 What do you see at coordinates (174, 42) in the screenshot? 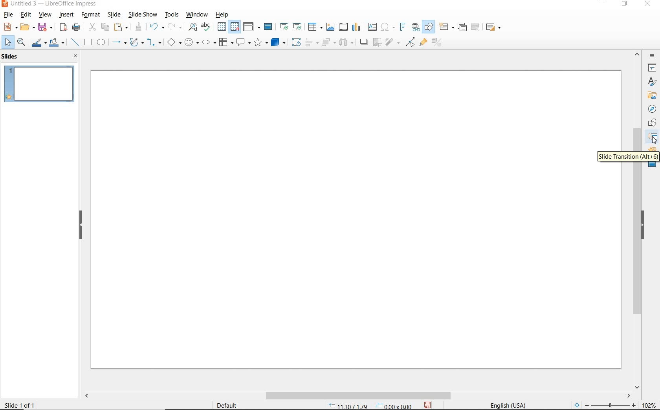
I see `BASIC SHAPES` at bounding box center [174, 42].